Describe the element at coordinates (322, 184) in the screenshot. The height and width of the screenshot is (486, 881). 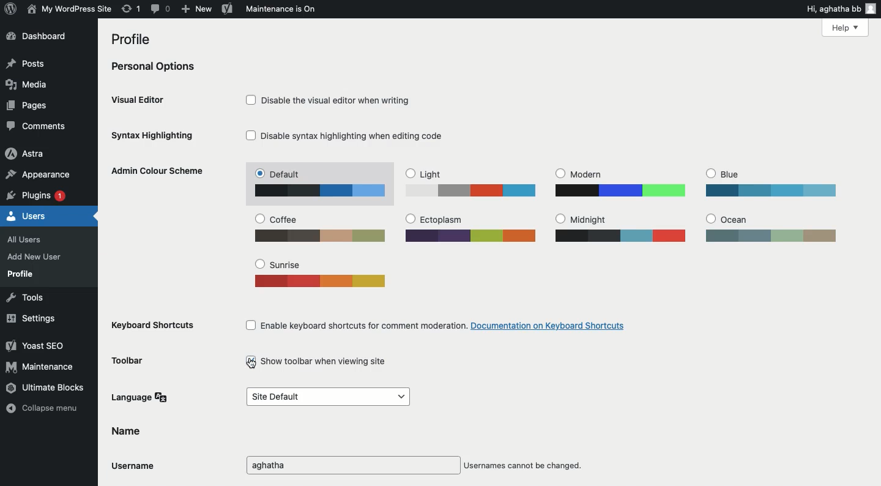
I see `Default` at that location.